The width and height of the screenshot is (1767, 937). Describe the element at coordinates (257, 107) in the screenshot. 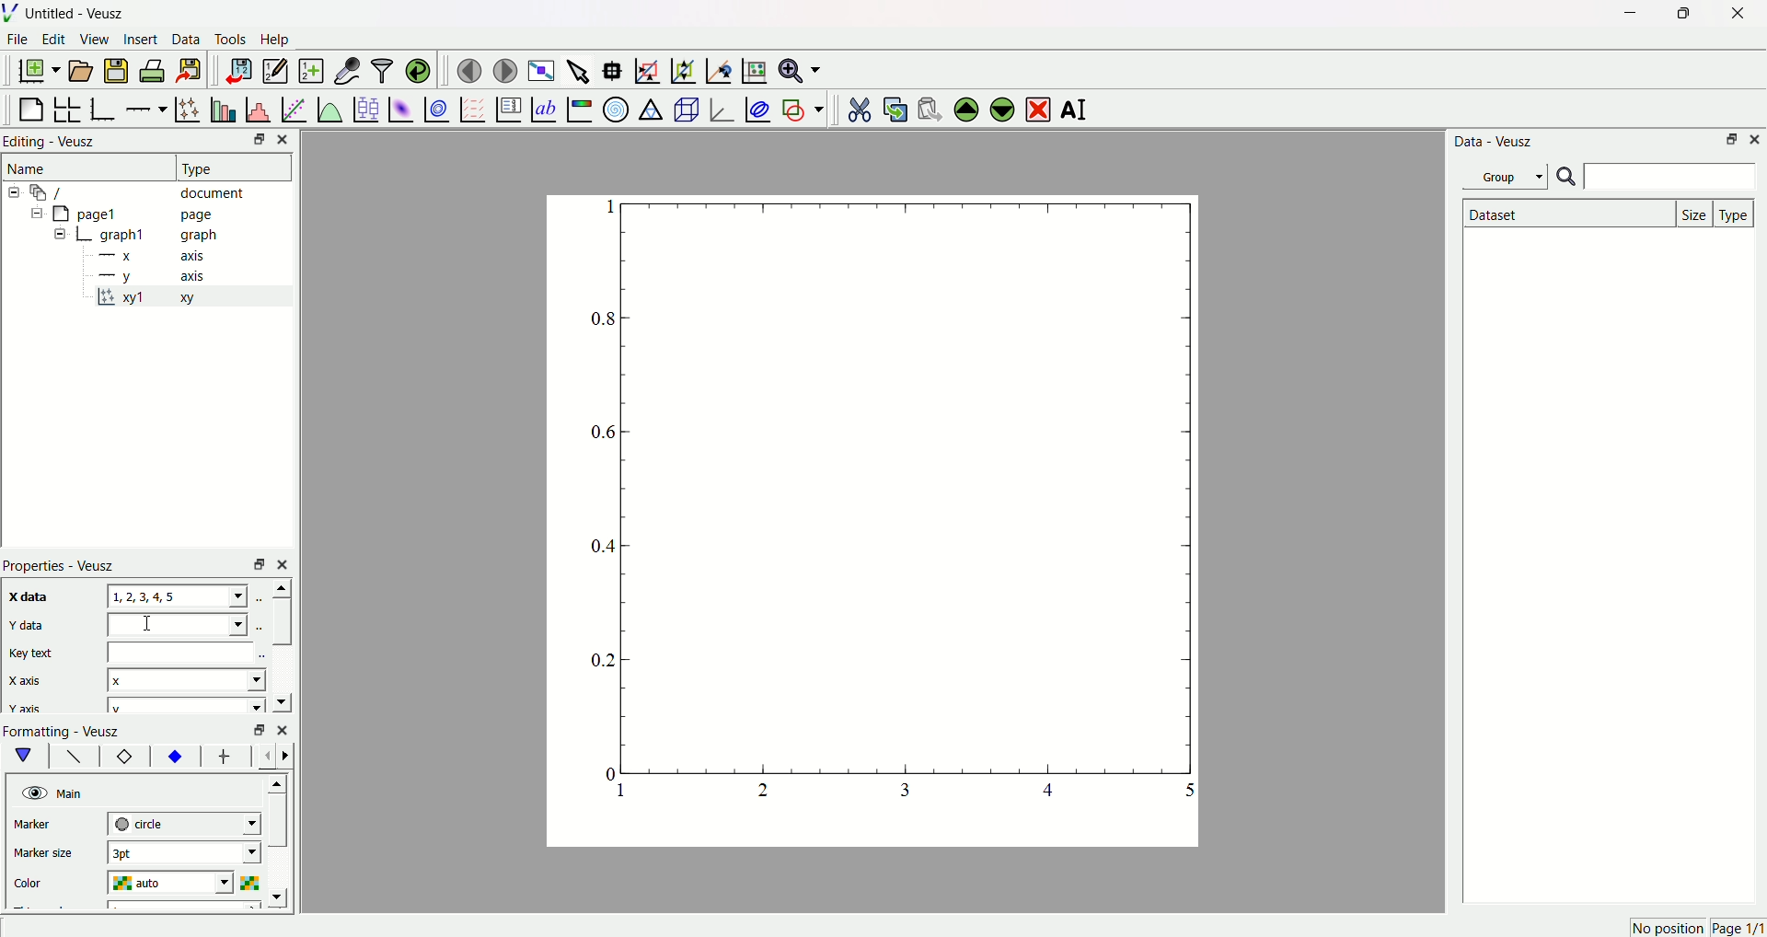

I see `histogram` at that location.